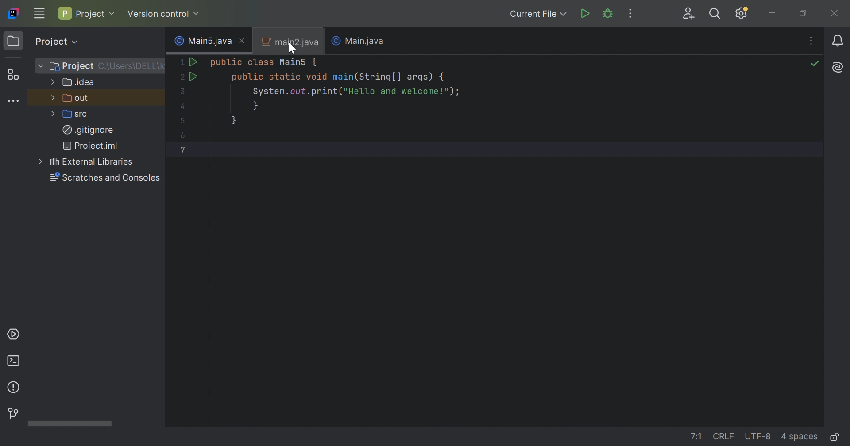 The image size is (850, 446). Describe the element at coordinates (185, 92) in the screenshot. I see `3` at that location.